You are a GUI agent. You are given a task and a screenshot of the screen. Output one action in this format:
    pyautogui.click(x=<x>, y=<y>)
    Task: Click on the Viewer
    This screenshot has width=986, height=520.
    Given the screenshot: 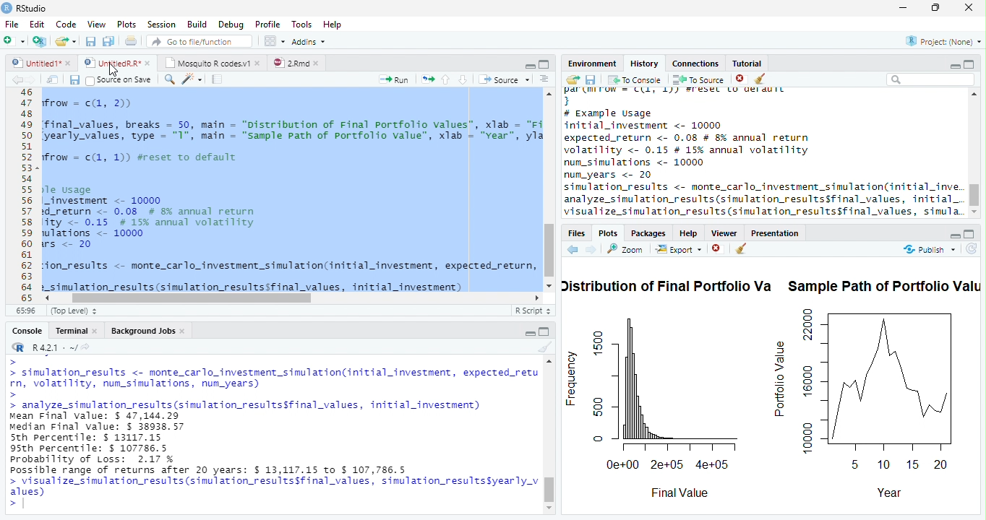 What is the action you would take?
    pyautogui.click(x=725, y=231)
    